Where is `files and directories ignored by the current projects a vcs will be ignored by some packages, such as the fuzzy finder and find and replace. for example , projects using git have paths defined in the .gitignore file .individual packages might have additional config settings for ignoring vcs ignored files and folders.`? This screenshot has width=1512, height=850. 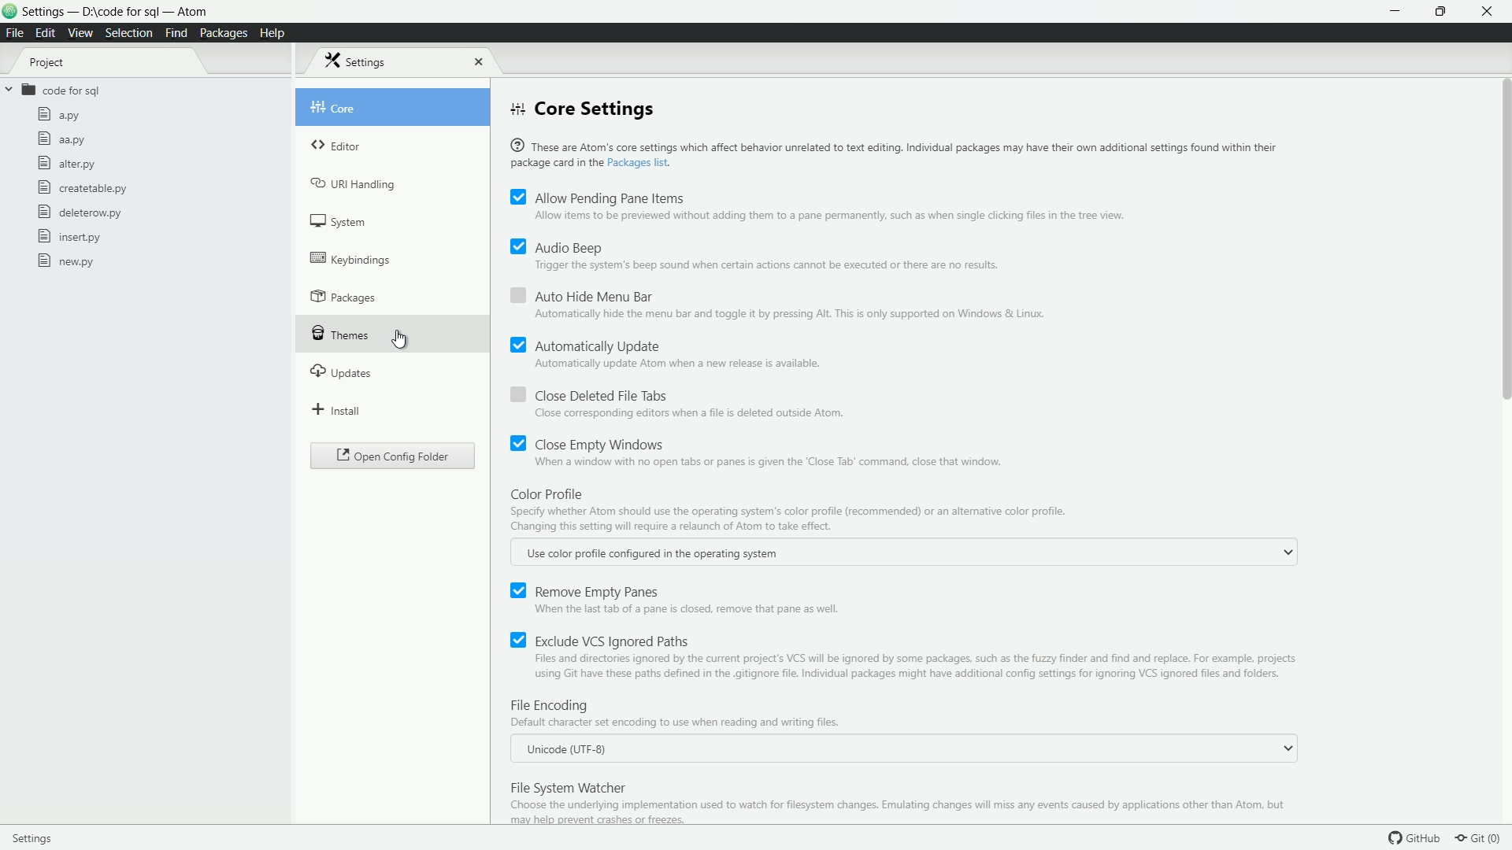
files and directories ignored by the current projects a vcs will be ignored by some packages, such as the fuzzy finder and find and replace. for example , projects using git have paths defined in the .gitignore file .individual packages might have additional config settings for ignoring vcs ignored files and folders. is located at coordinates (958, 667).